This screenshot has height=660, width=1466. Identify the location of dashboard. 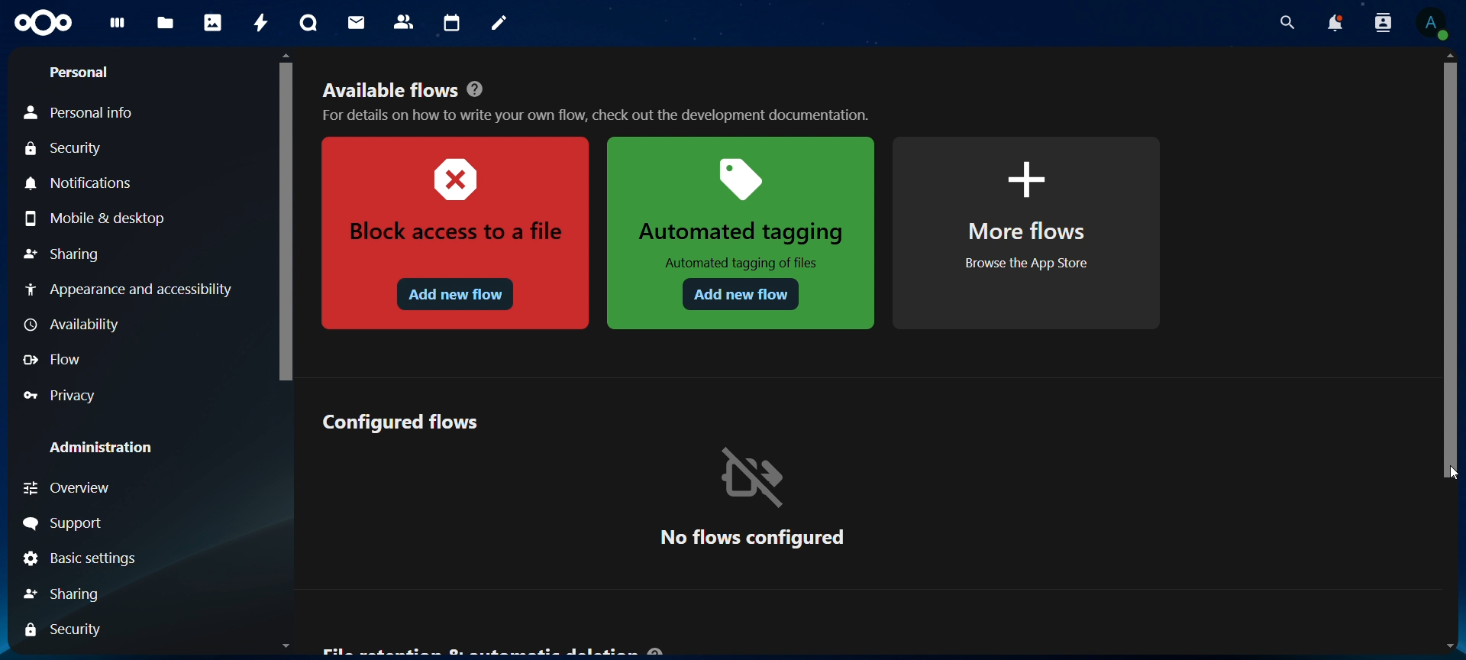
(118, 27).